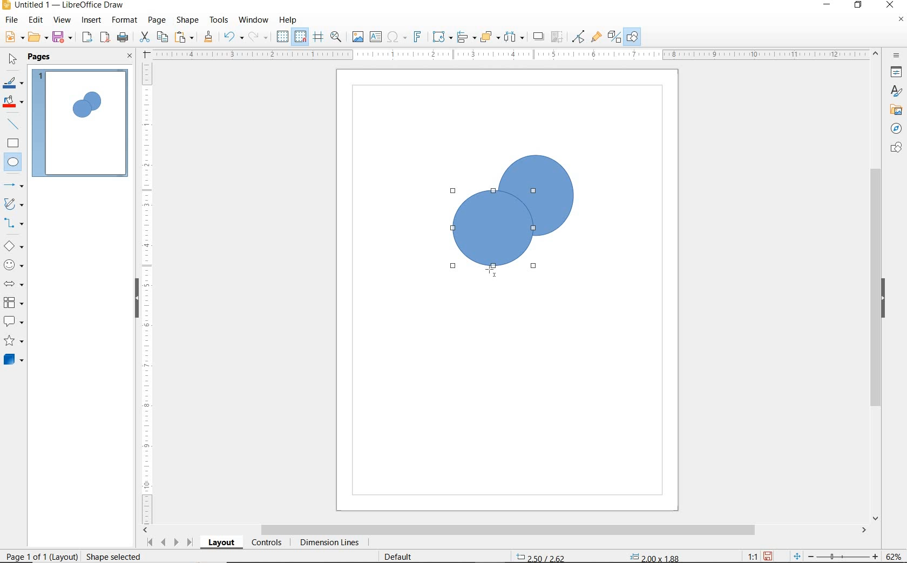 This screenshot has width=907, height=563. Describe the element at coordinates (168, 542) in the screenshot. I see `SCROLL NEXT` at that location.